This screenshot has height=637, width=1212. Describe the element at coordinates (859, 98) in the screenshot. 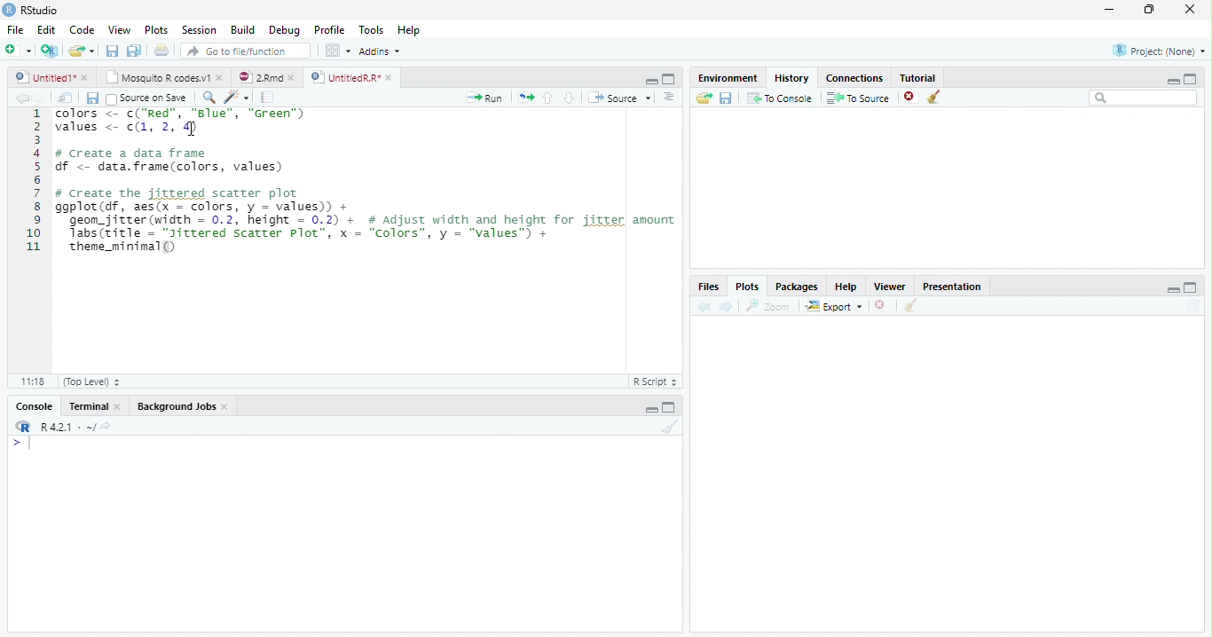

I see `To Source` at that location.